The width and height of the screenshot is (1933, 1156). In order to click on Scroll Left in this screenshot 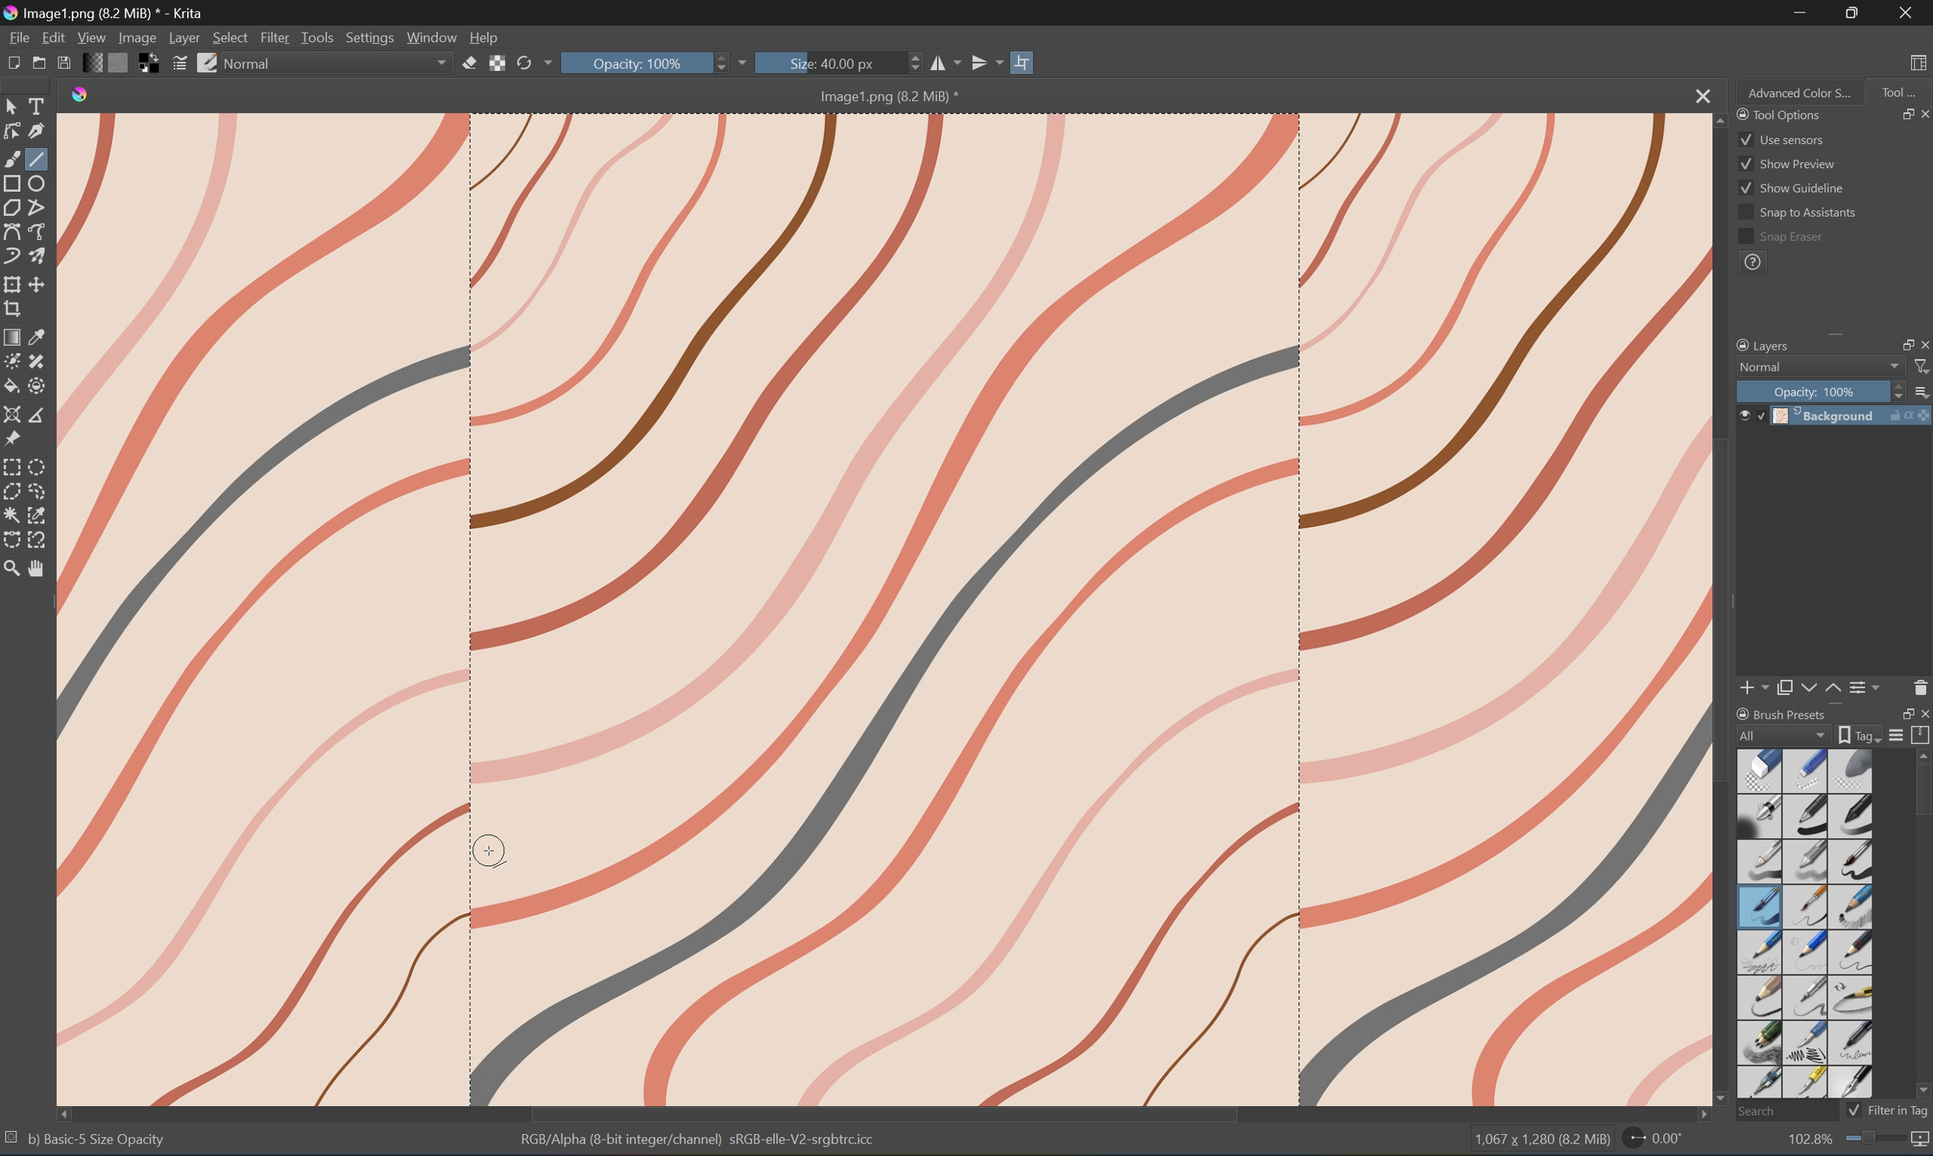, I will do `click(66, 1112)`.